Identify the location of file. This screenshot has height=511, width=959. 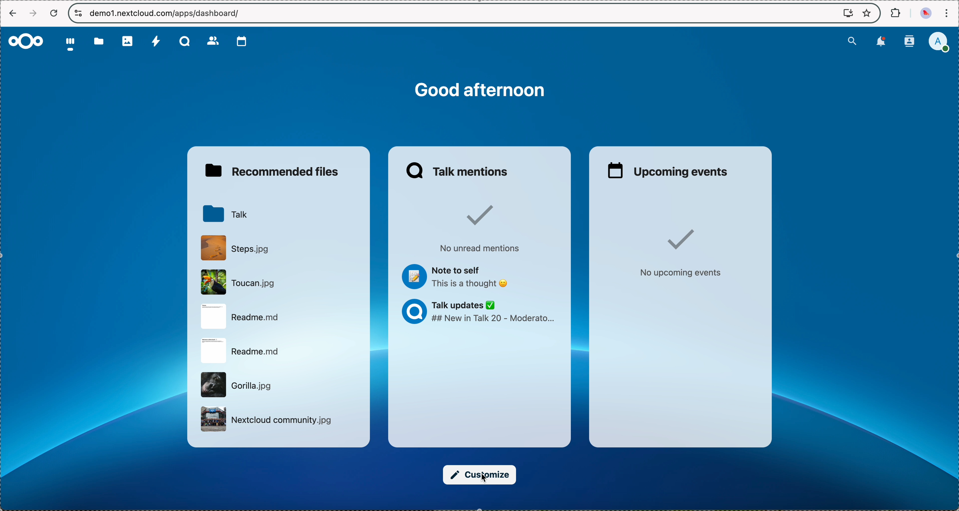
(240, 351).